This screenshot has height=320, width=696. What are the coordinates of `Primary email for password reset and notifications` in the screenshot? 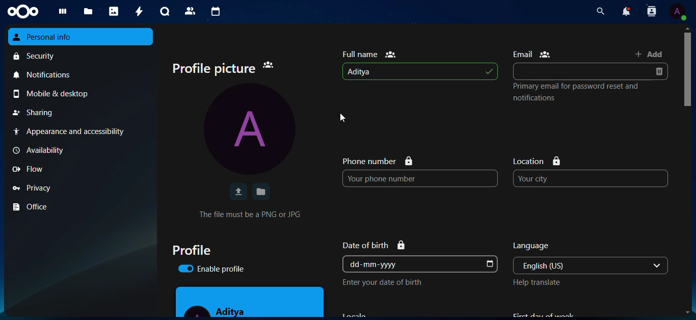 It's located at (576, 92).